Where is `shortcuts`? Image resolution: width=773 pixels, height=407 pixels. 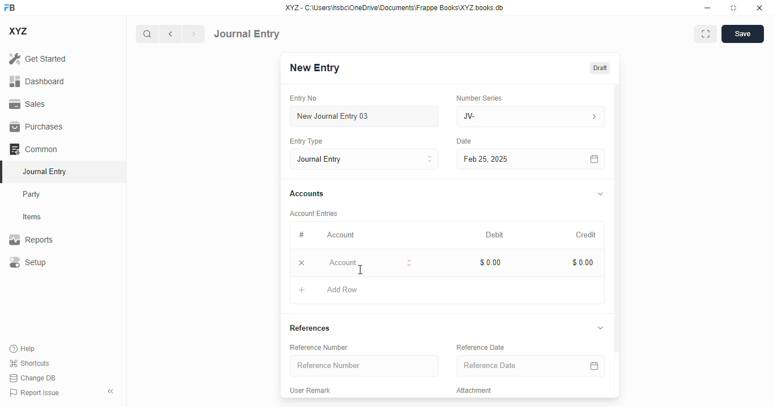
shortcuts is located at coordinates (29, 363).